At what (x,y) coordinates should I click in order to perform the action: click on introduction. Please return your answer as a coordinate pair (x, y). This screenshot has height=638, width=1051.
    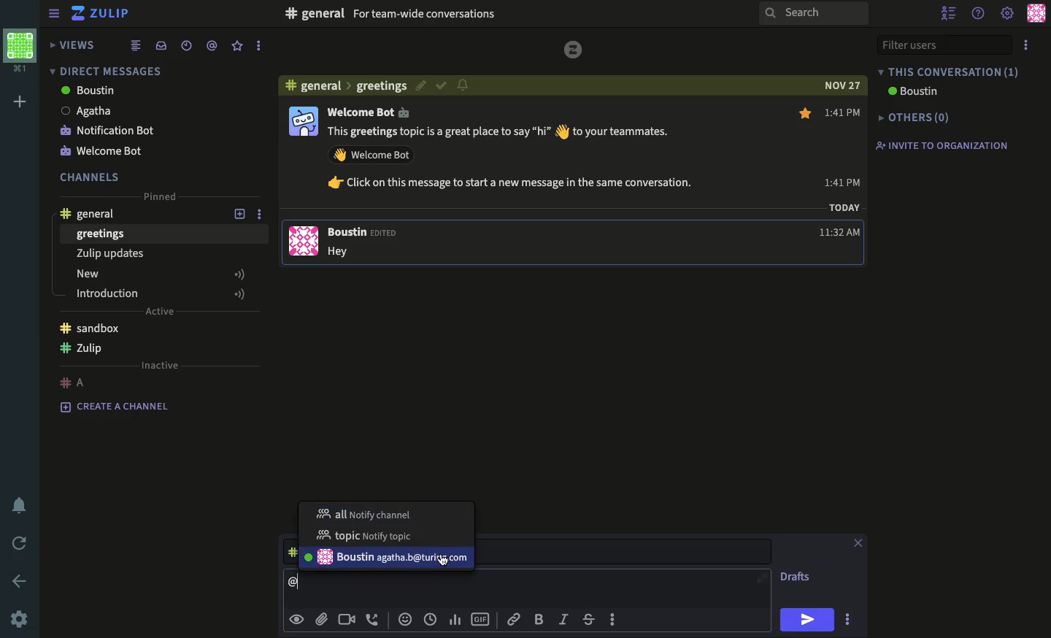
    Looking at the image, I should click on (162, 293).